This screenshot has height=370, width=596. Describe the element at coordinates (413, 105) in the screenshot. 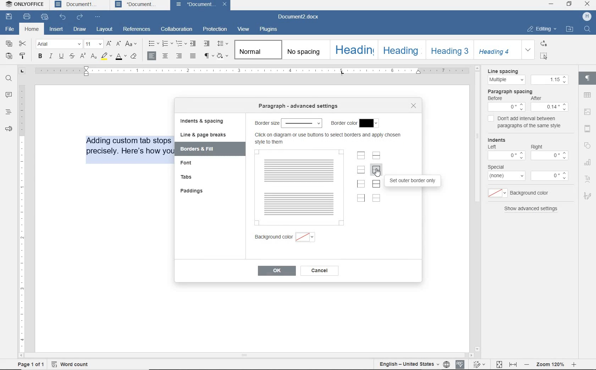

I see `close` at that location.